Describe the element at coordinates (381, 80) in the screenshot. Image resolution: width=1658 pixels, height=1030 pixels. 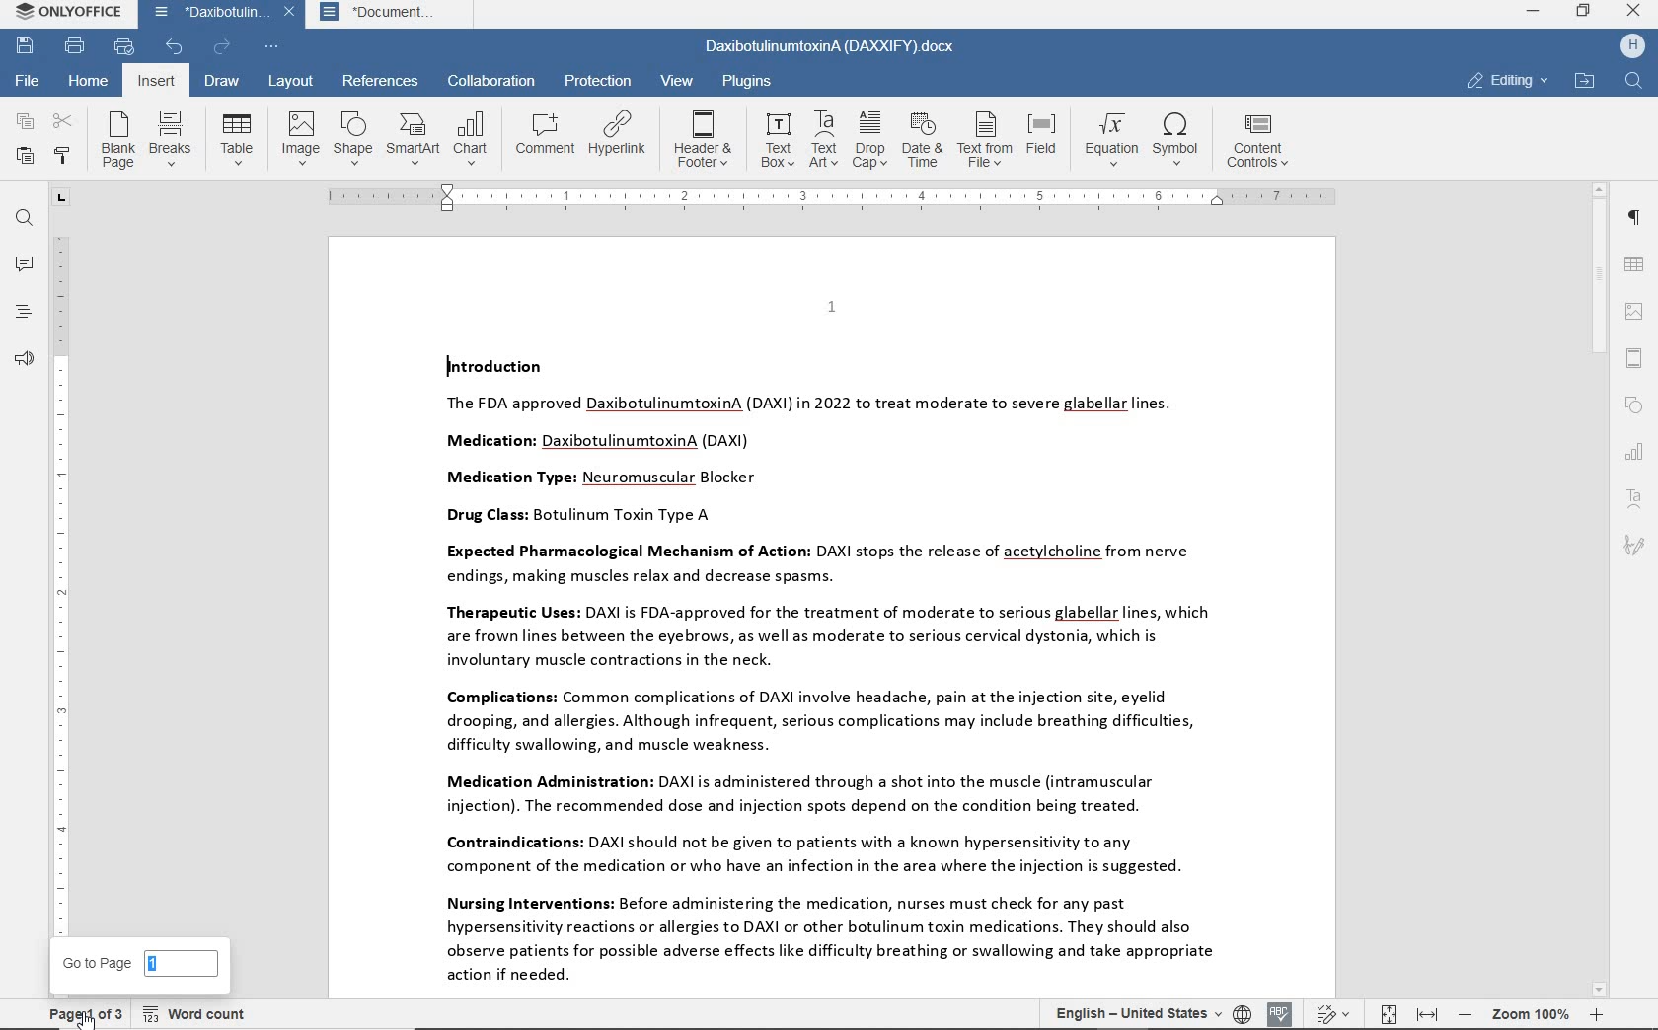
I see `references` at that location.